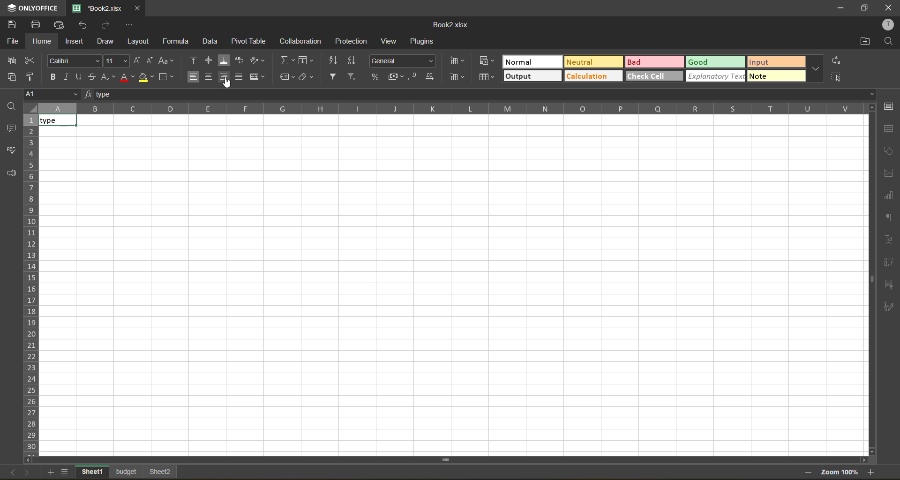  Describe the element at coordinates (258, 62) in the screenshot. I see `orientation` at that location.